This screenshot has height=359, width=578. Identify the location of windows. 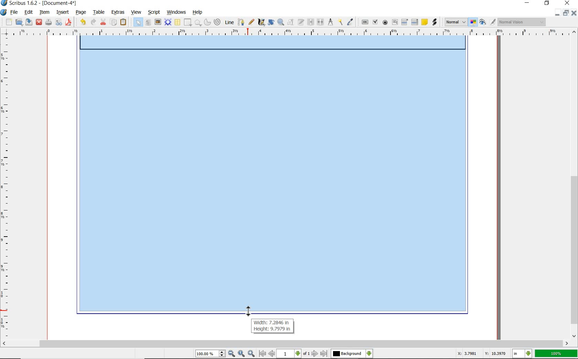
(176, 12).